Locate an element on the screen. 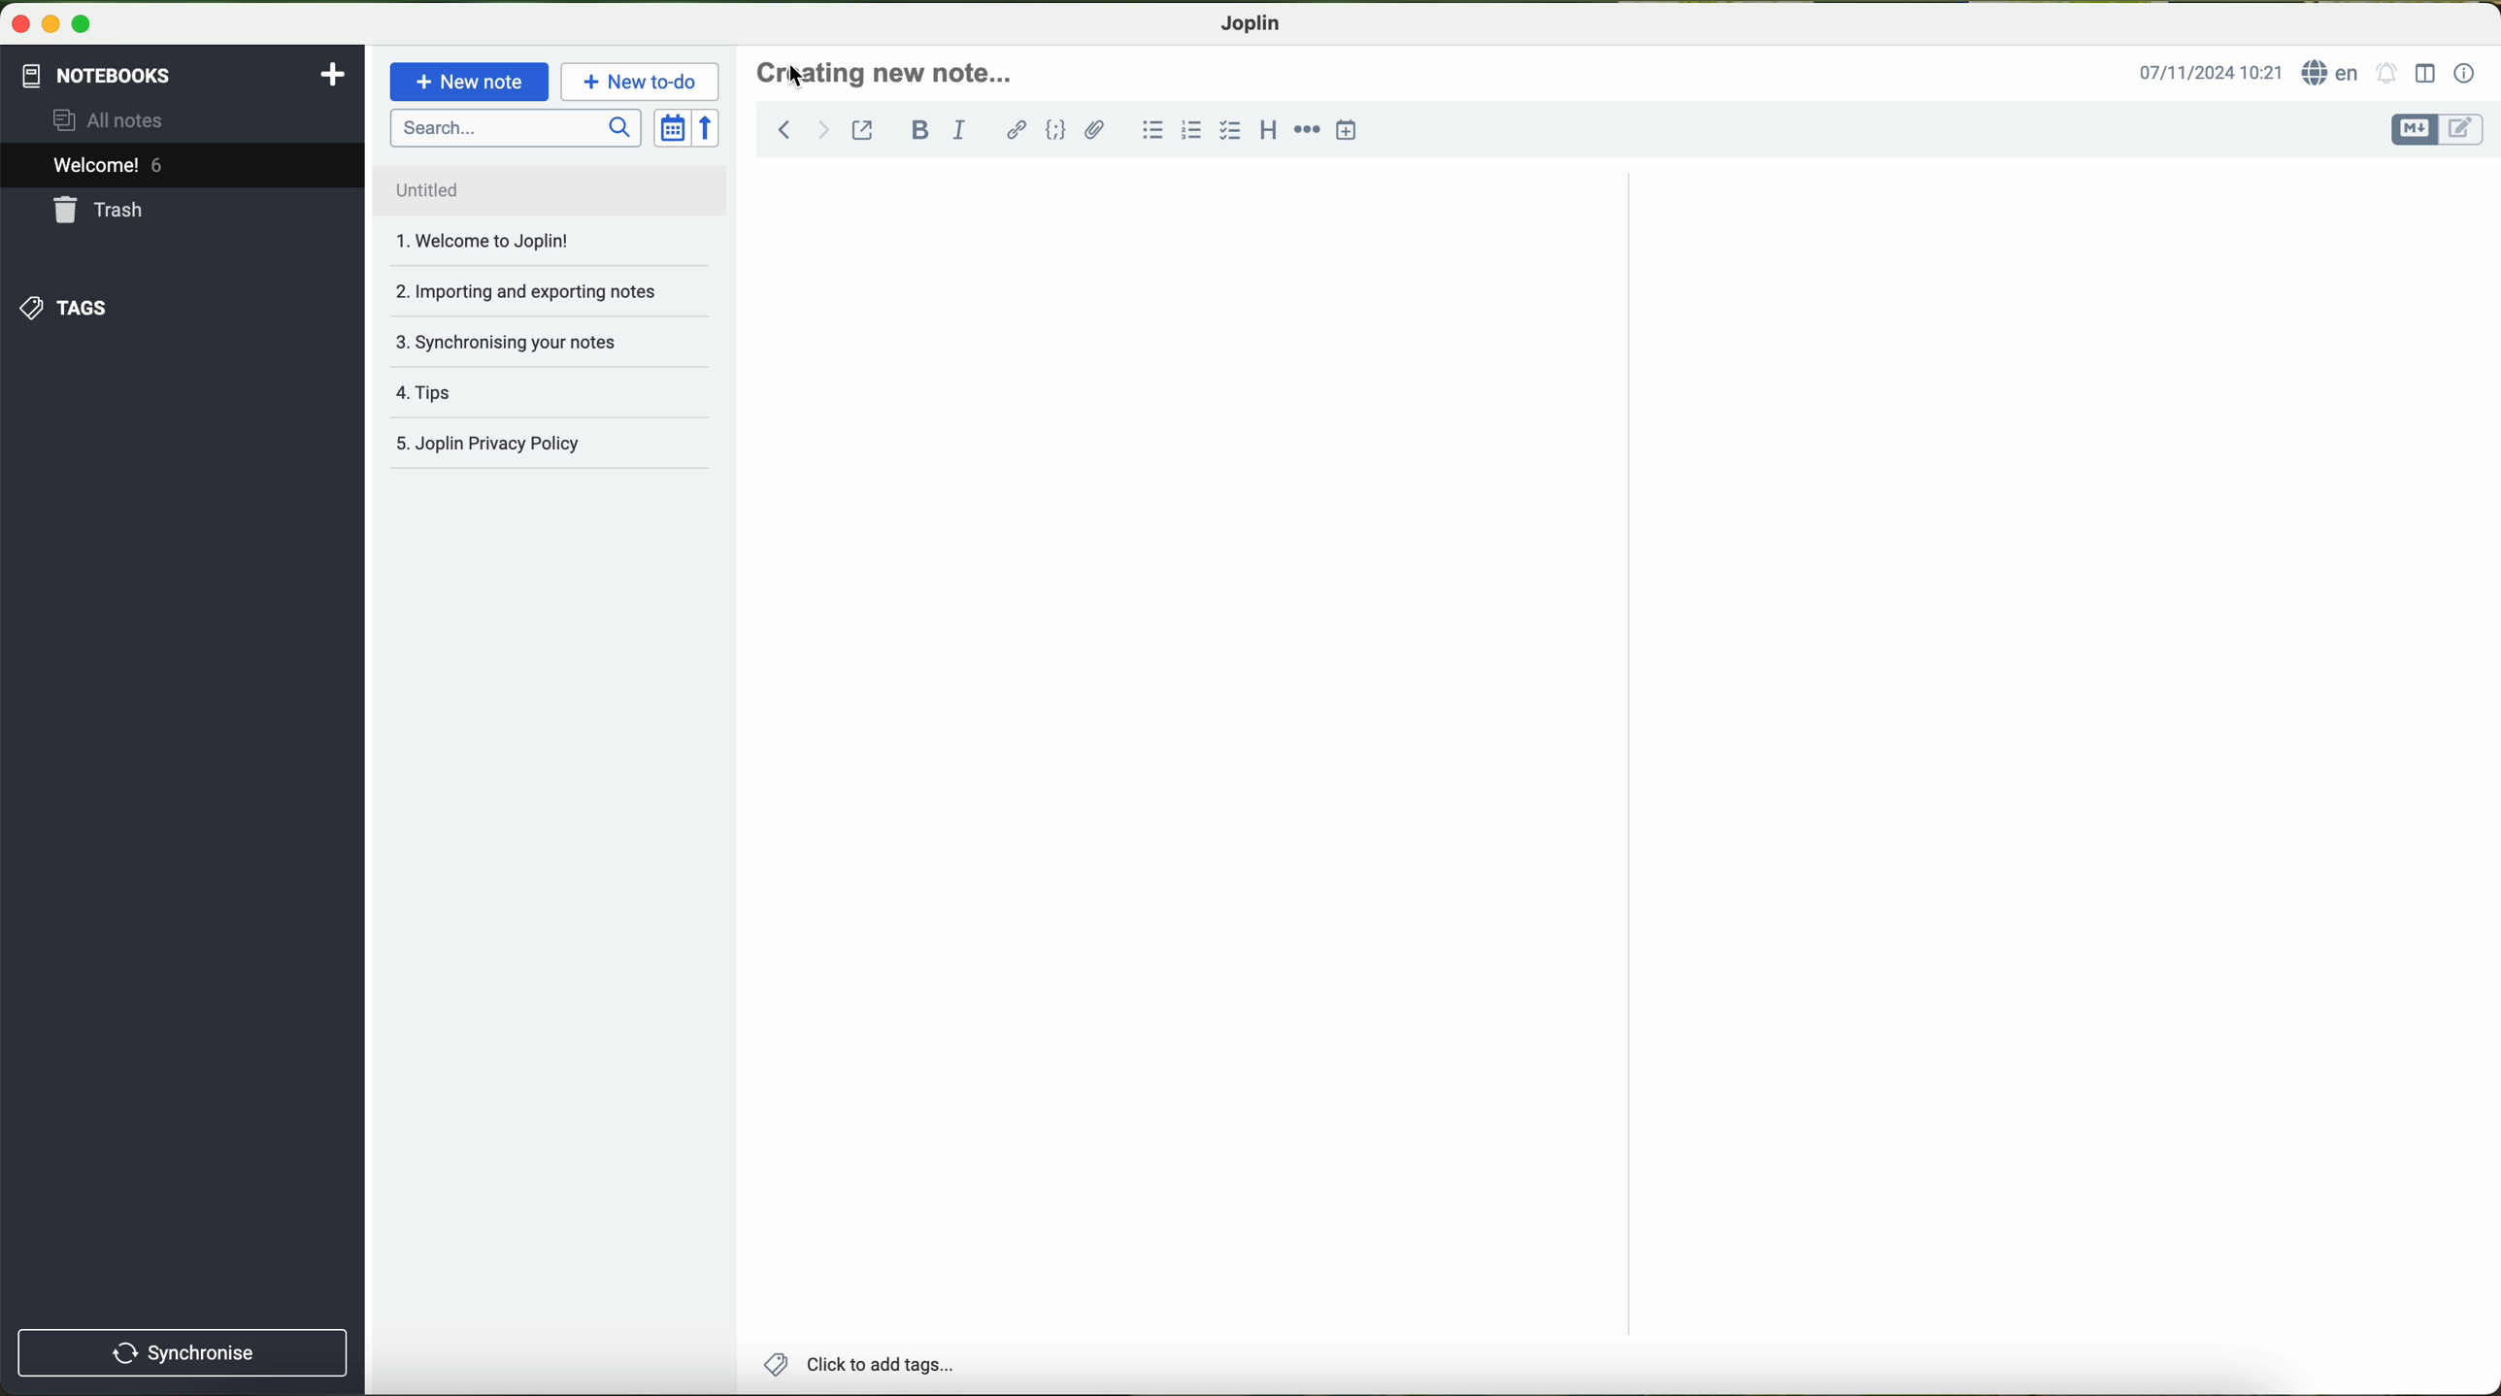 The image size is (2501, 1396). minimize is located at coordinates (47, 22).